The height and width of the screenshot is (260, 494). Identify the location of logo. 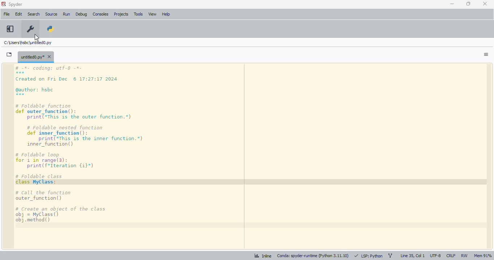
(3, 4).